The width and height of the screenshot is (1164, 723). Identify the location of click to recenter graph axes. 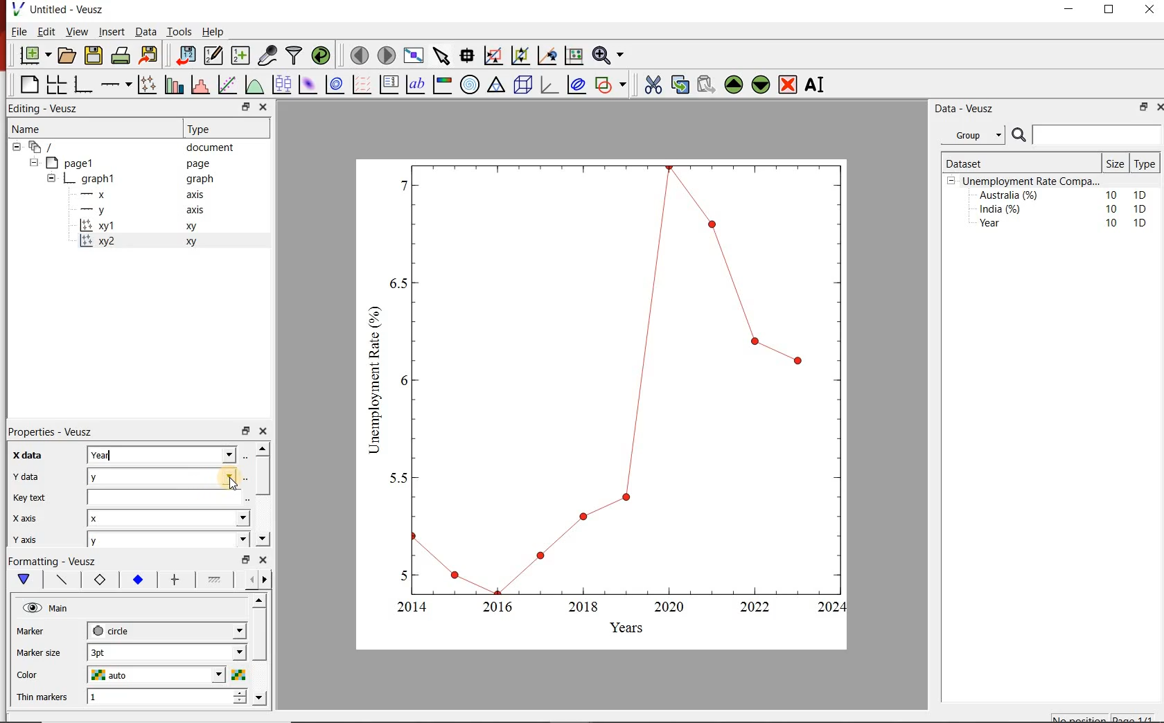
(548, 55).